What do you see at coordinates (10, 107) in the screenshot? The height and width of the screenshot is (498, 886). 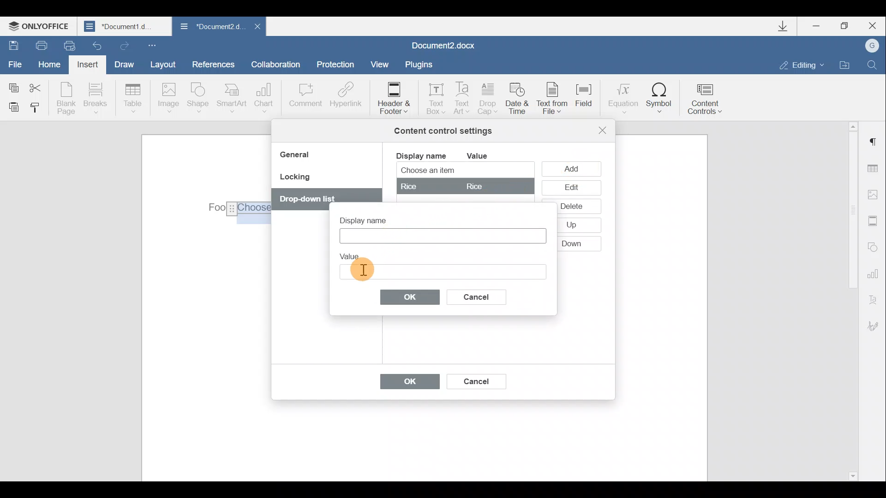 I see `Paste` at bounding box center [10, 107].